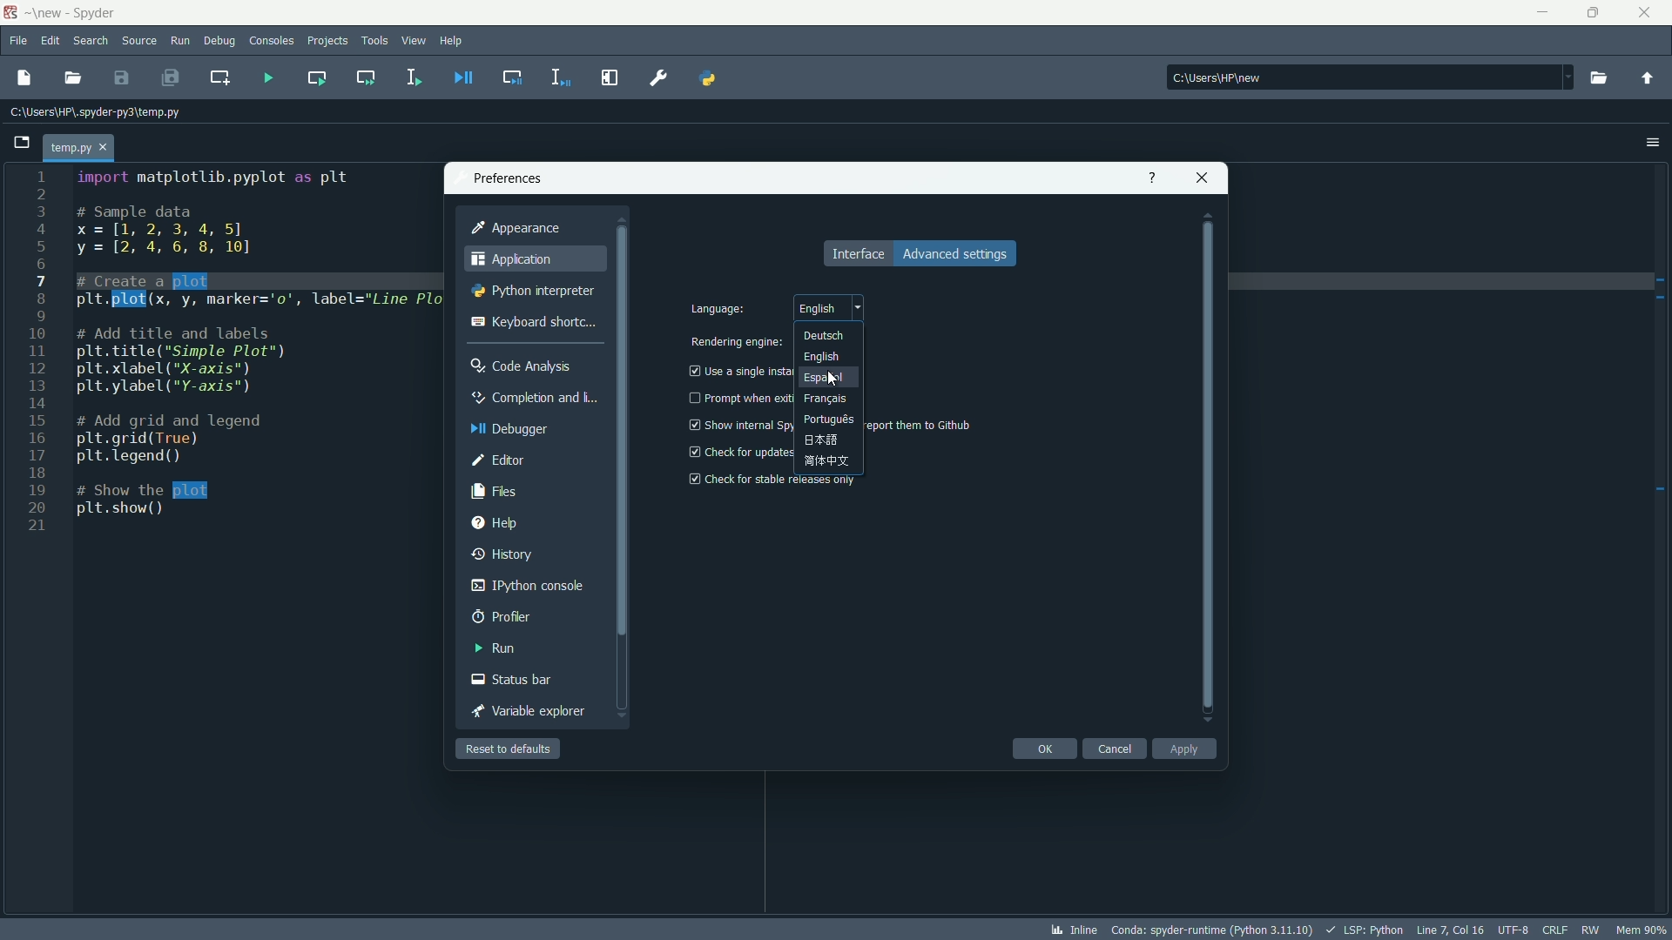 The width and height of the screenshot is (1672, 940). I want to click on status bar, so click(513, 680).